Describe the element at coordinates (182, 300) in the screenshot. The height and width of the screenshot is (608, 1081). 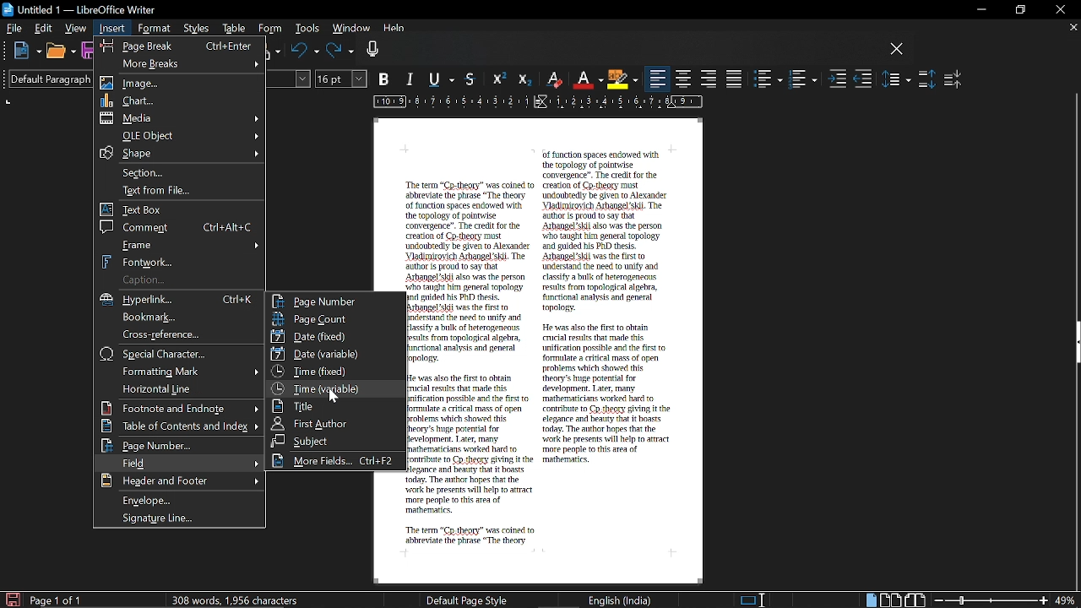
I see `Hyperlink` at that location.